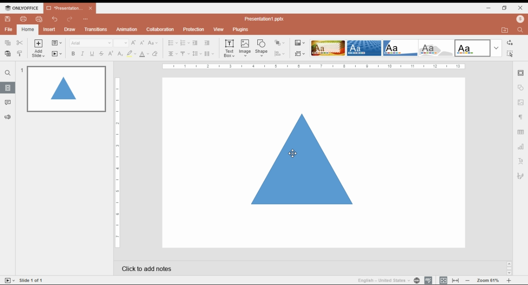 The width and height of the screenshot is (528, 285). What do you see at coordinates (520, 30) in the screenshot?
I see `find` at bounding box center [520, 30].